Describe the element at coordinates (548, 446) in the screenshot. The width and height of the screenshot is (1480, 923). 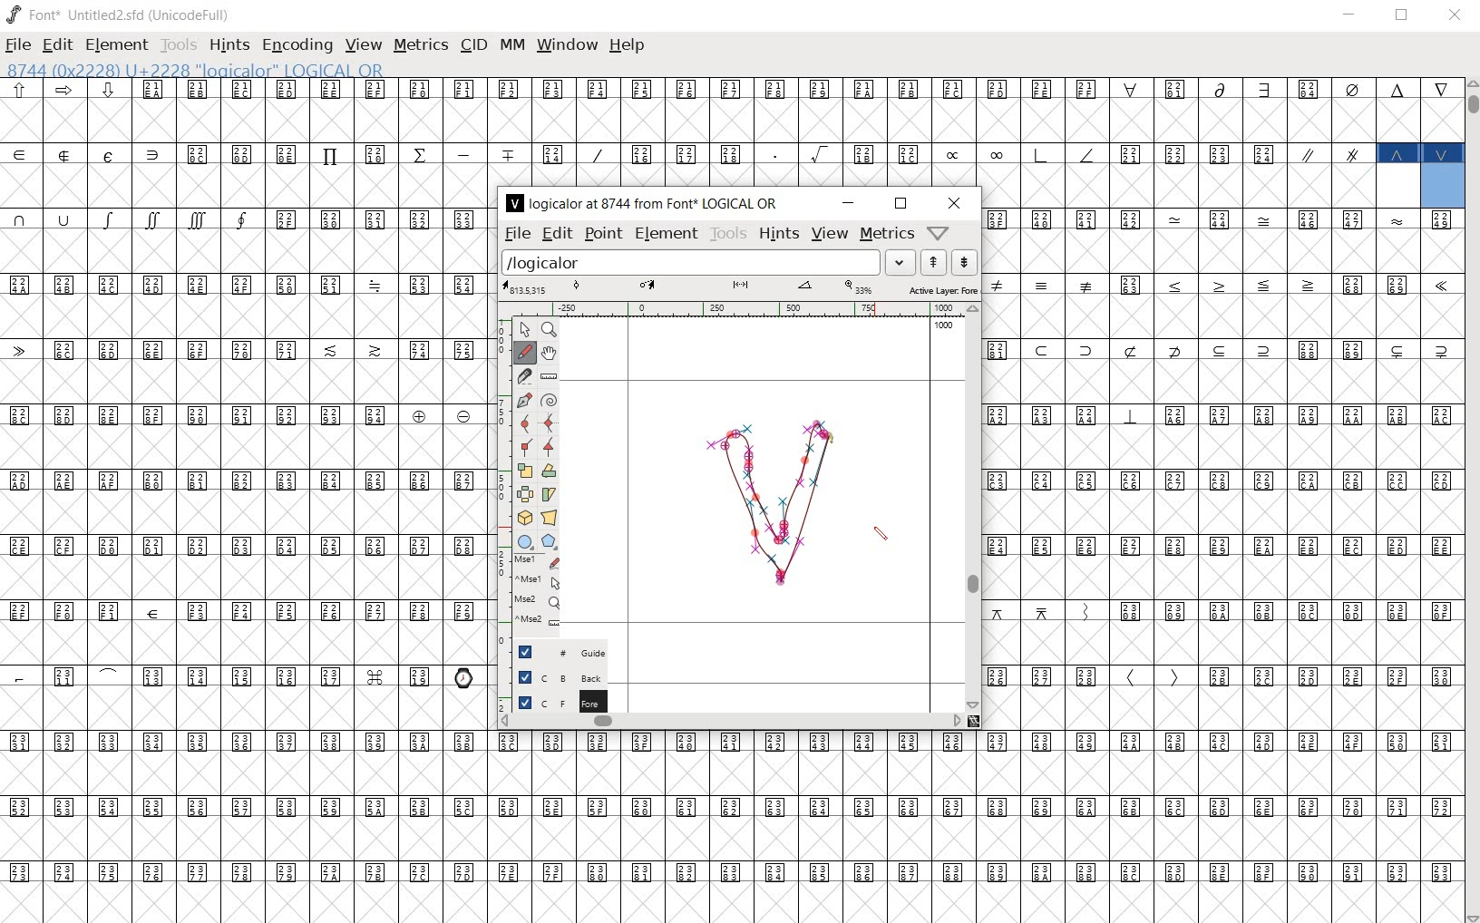
I see `Add a corner point` at that location.